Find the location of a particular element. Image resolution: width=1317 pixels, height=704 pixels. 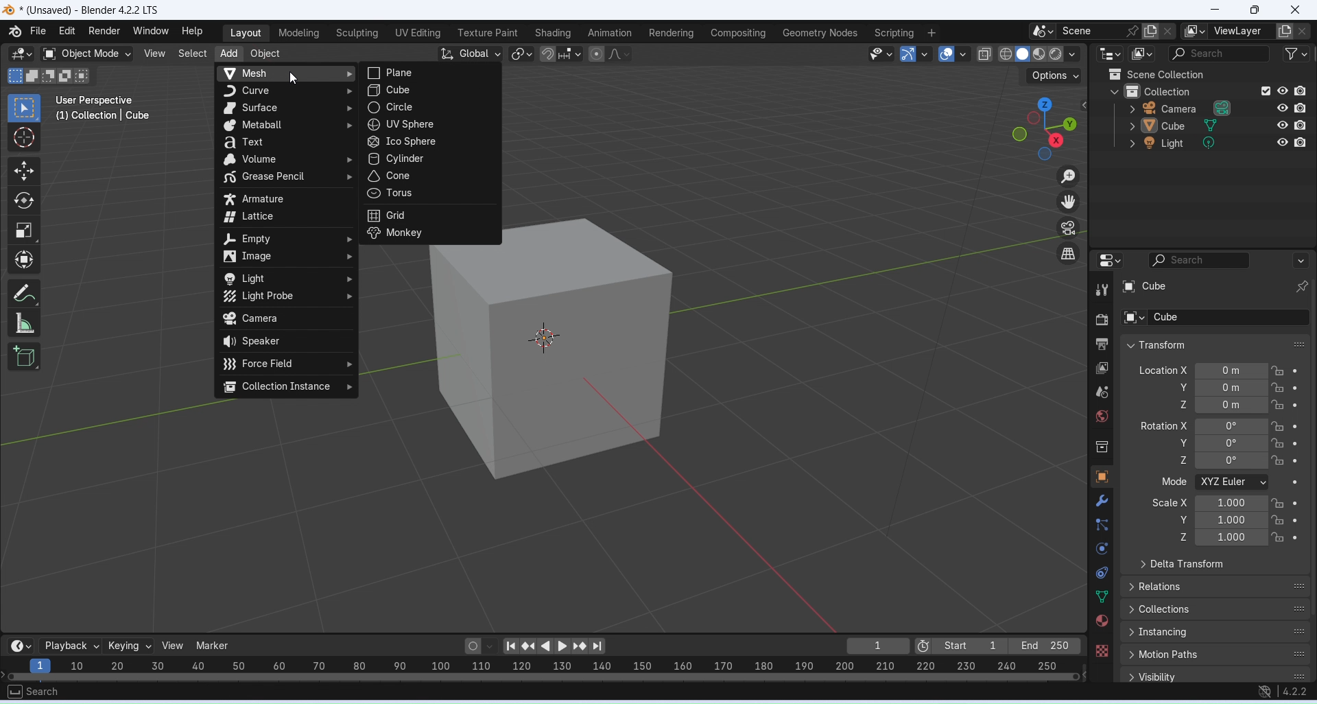

text is located at coordinates (289, 143).